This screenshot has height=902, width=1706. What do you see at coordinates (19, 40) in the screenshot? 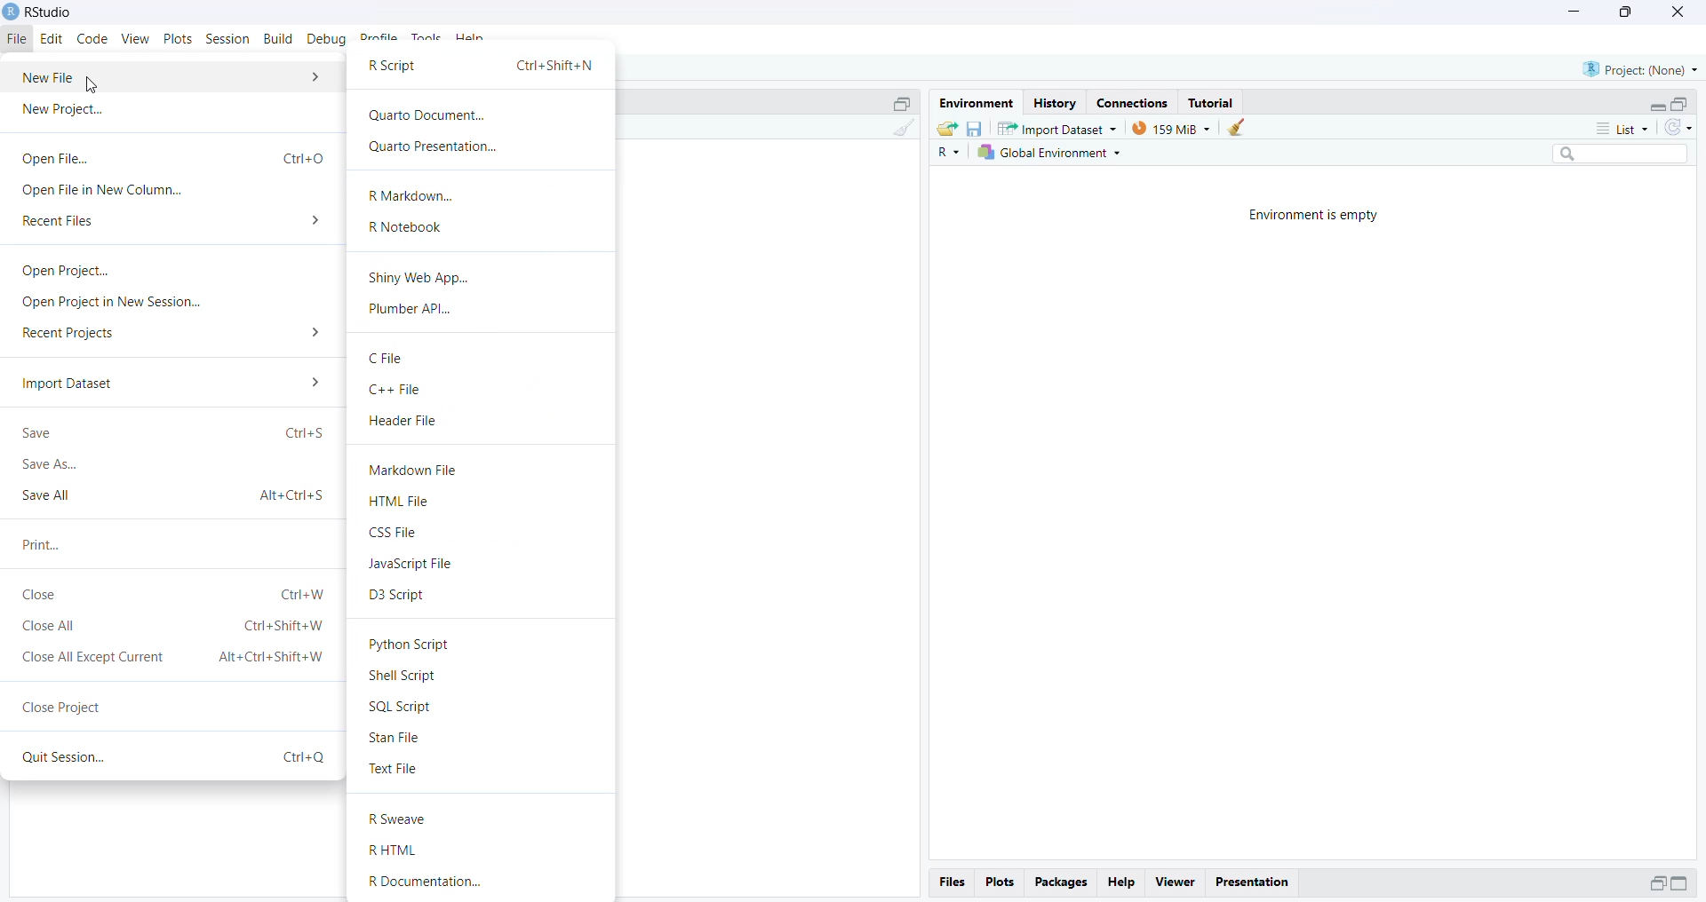
I see `file` at bounding box center [19, 40].